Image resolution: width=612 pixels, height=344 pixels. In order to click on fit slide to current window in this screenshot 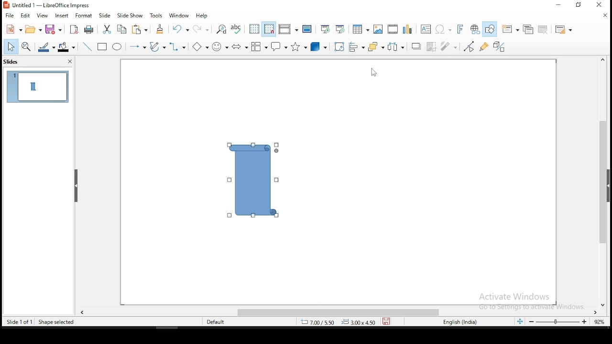, I will do `click(520, 322)`.